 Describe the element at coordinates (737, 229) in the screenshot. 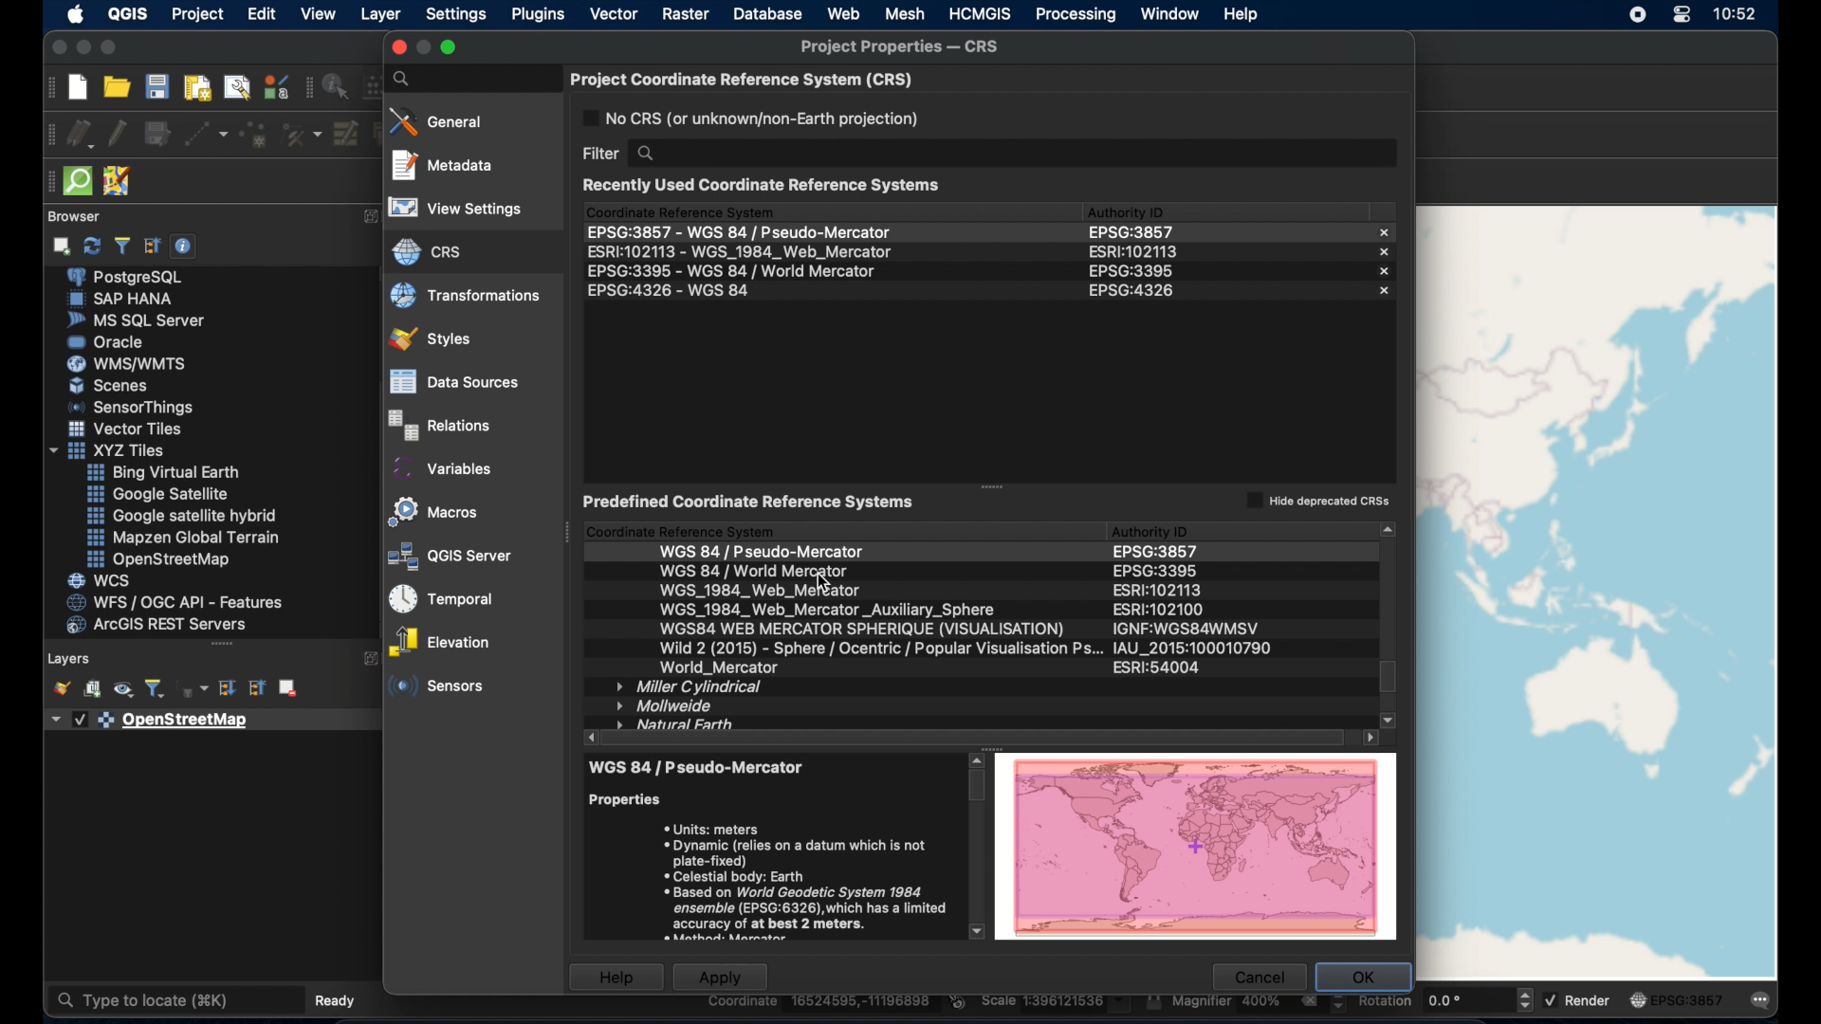

I see `ESPG3857 - WGS 84 / Pseudo Mercator` at that location.